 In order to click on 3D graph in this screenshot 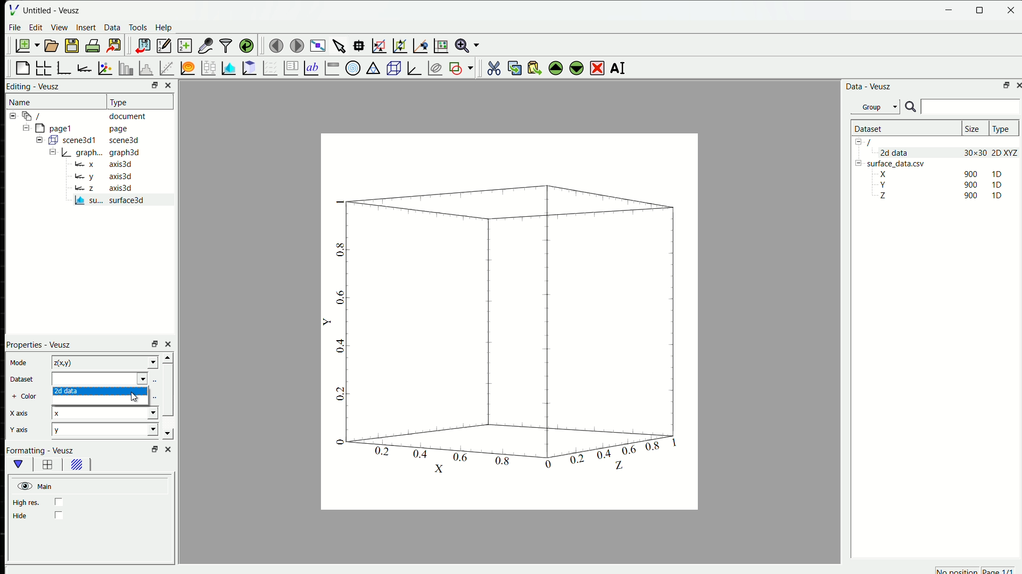, I will do `click(415, 67)`.